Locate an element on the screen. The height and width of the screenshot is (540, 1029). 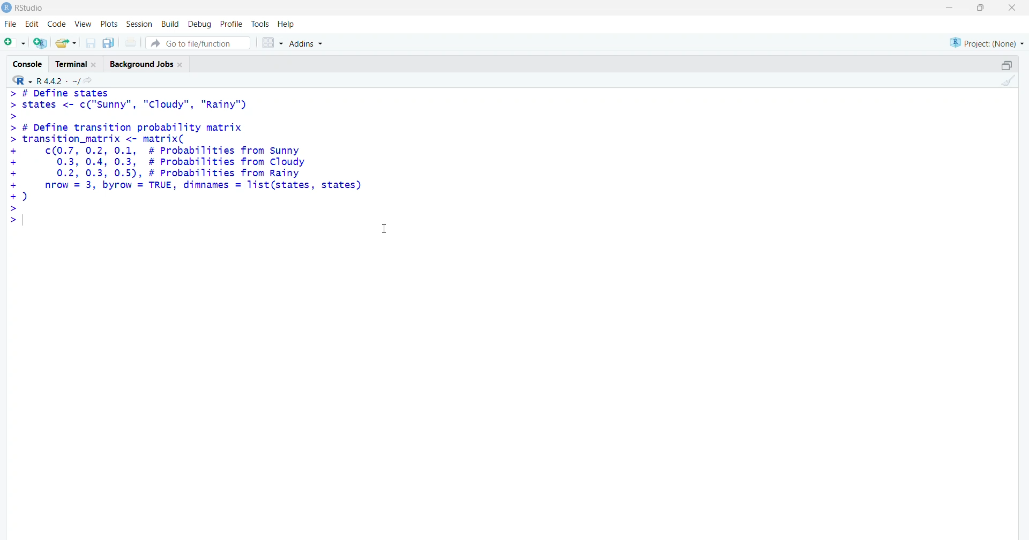
file is located at coordinates (9, 24).